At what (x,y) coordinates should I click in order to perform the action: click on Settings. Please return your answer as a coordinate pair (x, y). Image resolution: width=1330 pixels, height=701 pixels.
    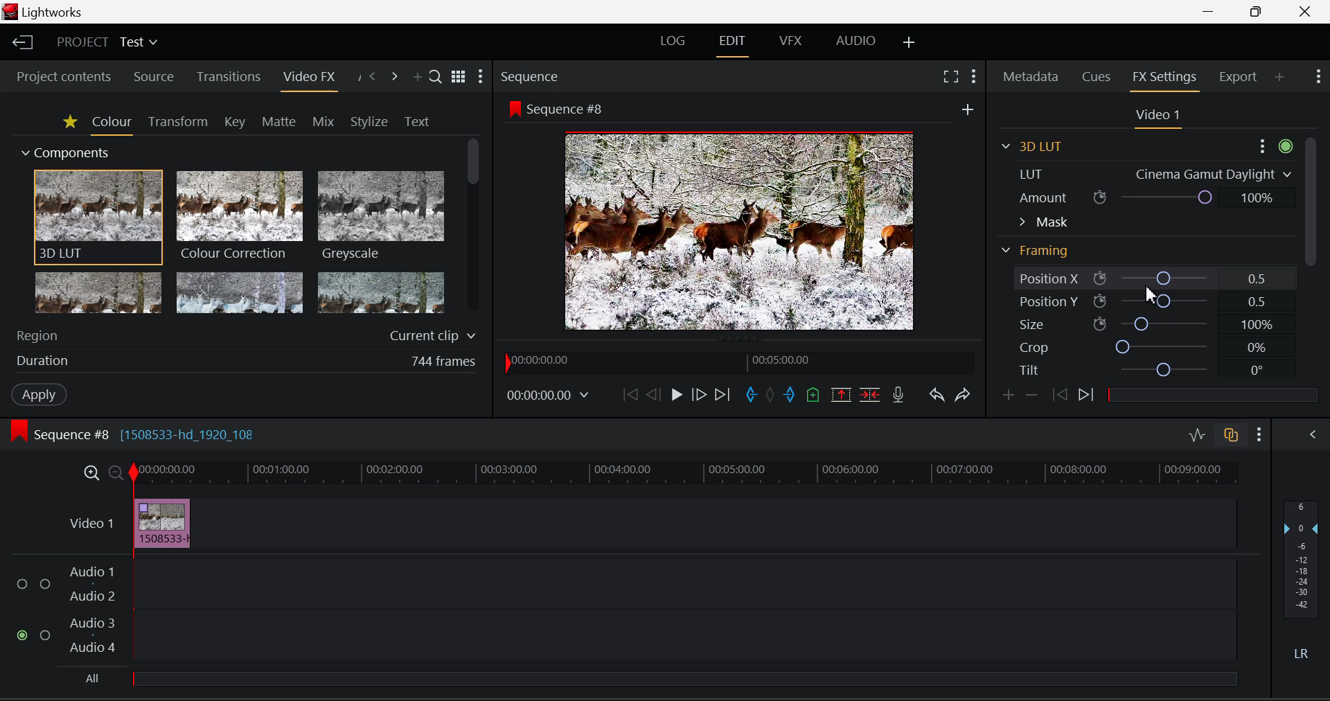
    Looking at the image, I should click on (1276, 145).